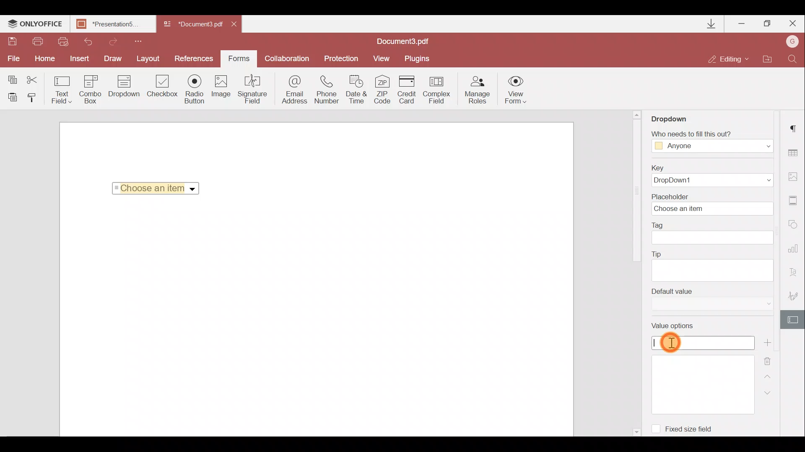 The width and height of the screenshot is (805, 452). What do you see at coordinates (158, 187) in the screenshot?
I see `Choose an item ` at bounding box center [158, 187].